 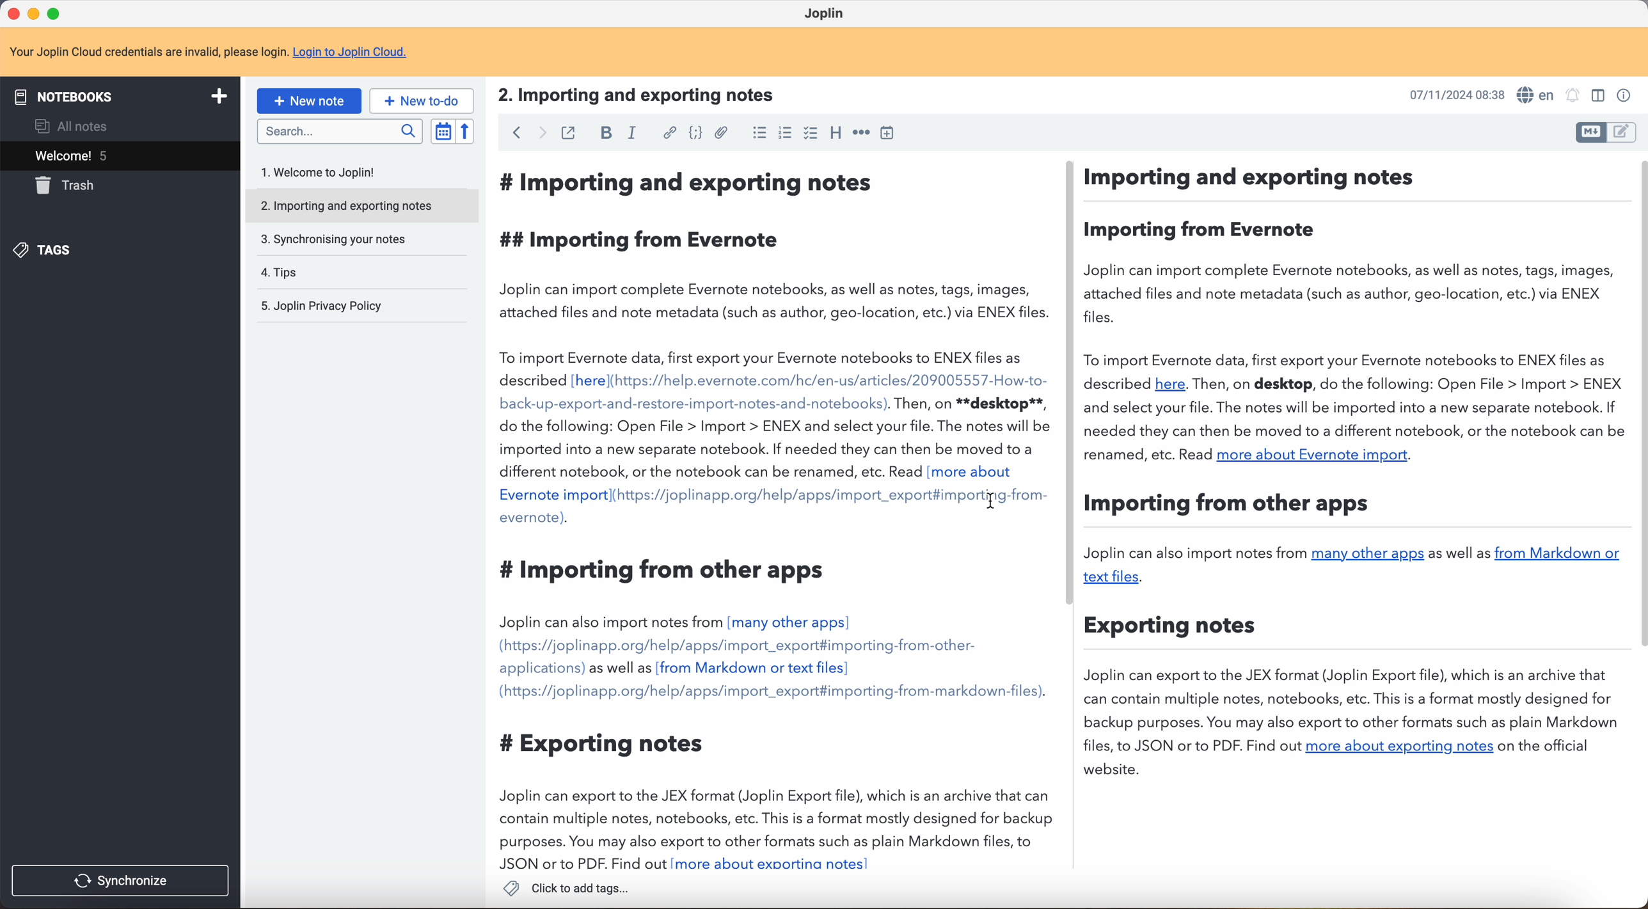 I want to click on spell checker, so click(x=1536, y=93).